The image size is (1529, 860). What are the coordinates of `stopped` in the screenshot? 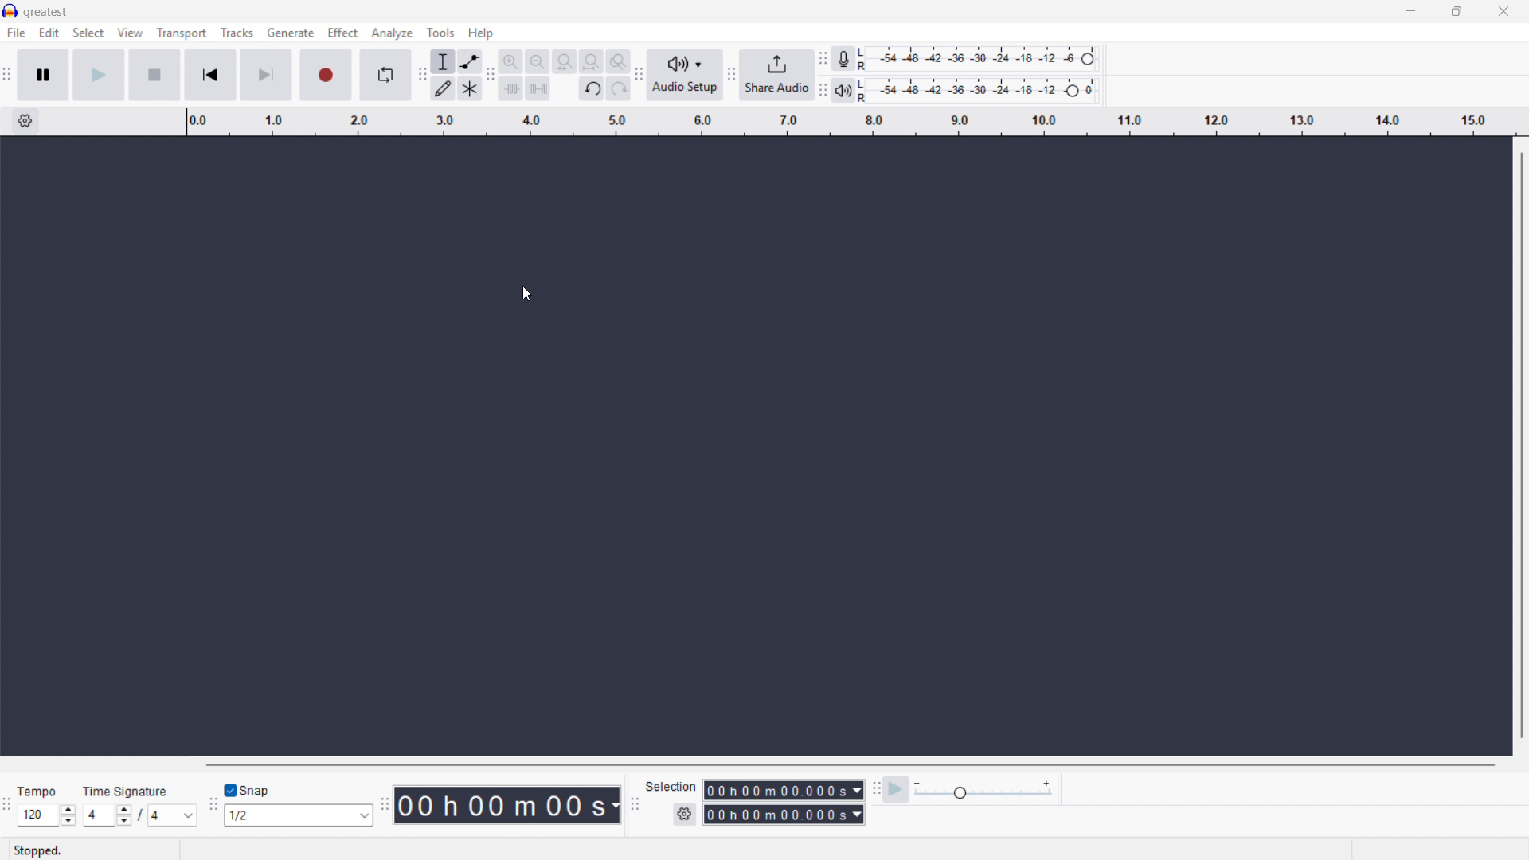 It's located at (37, 851).